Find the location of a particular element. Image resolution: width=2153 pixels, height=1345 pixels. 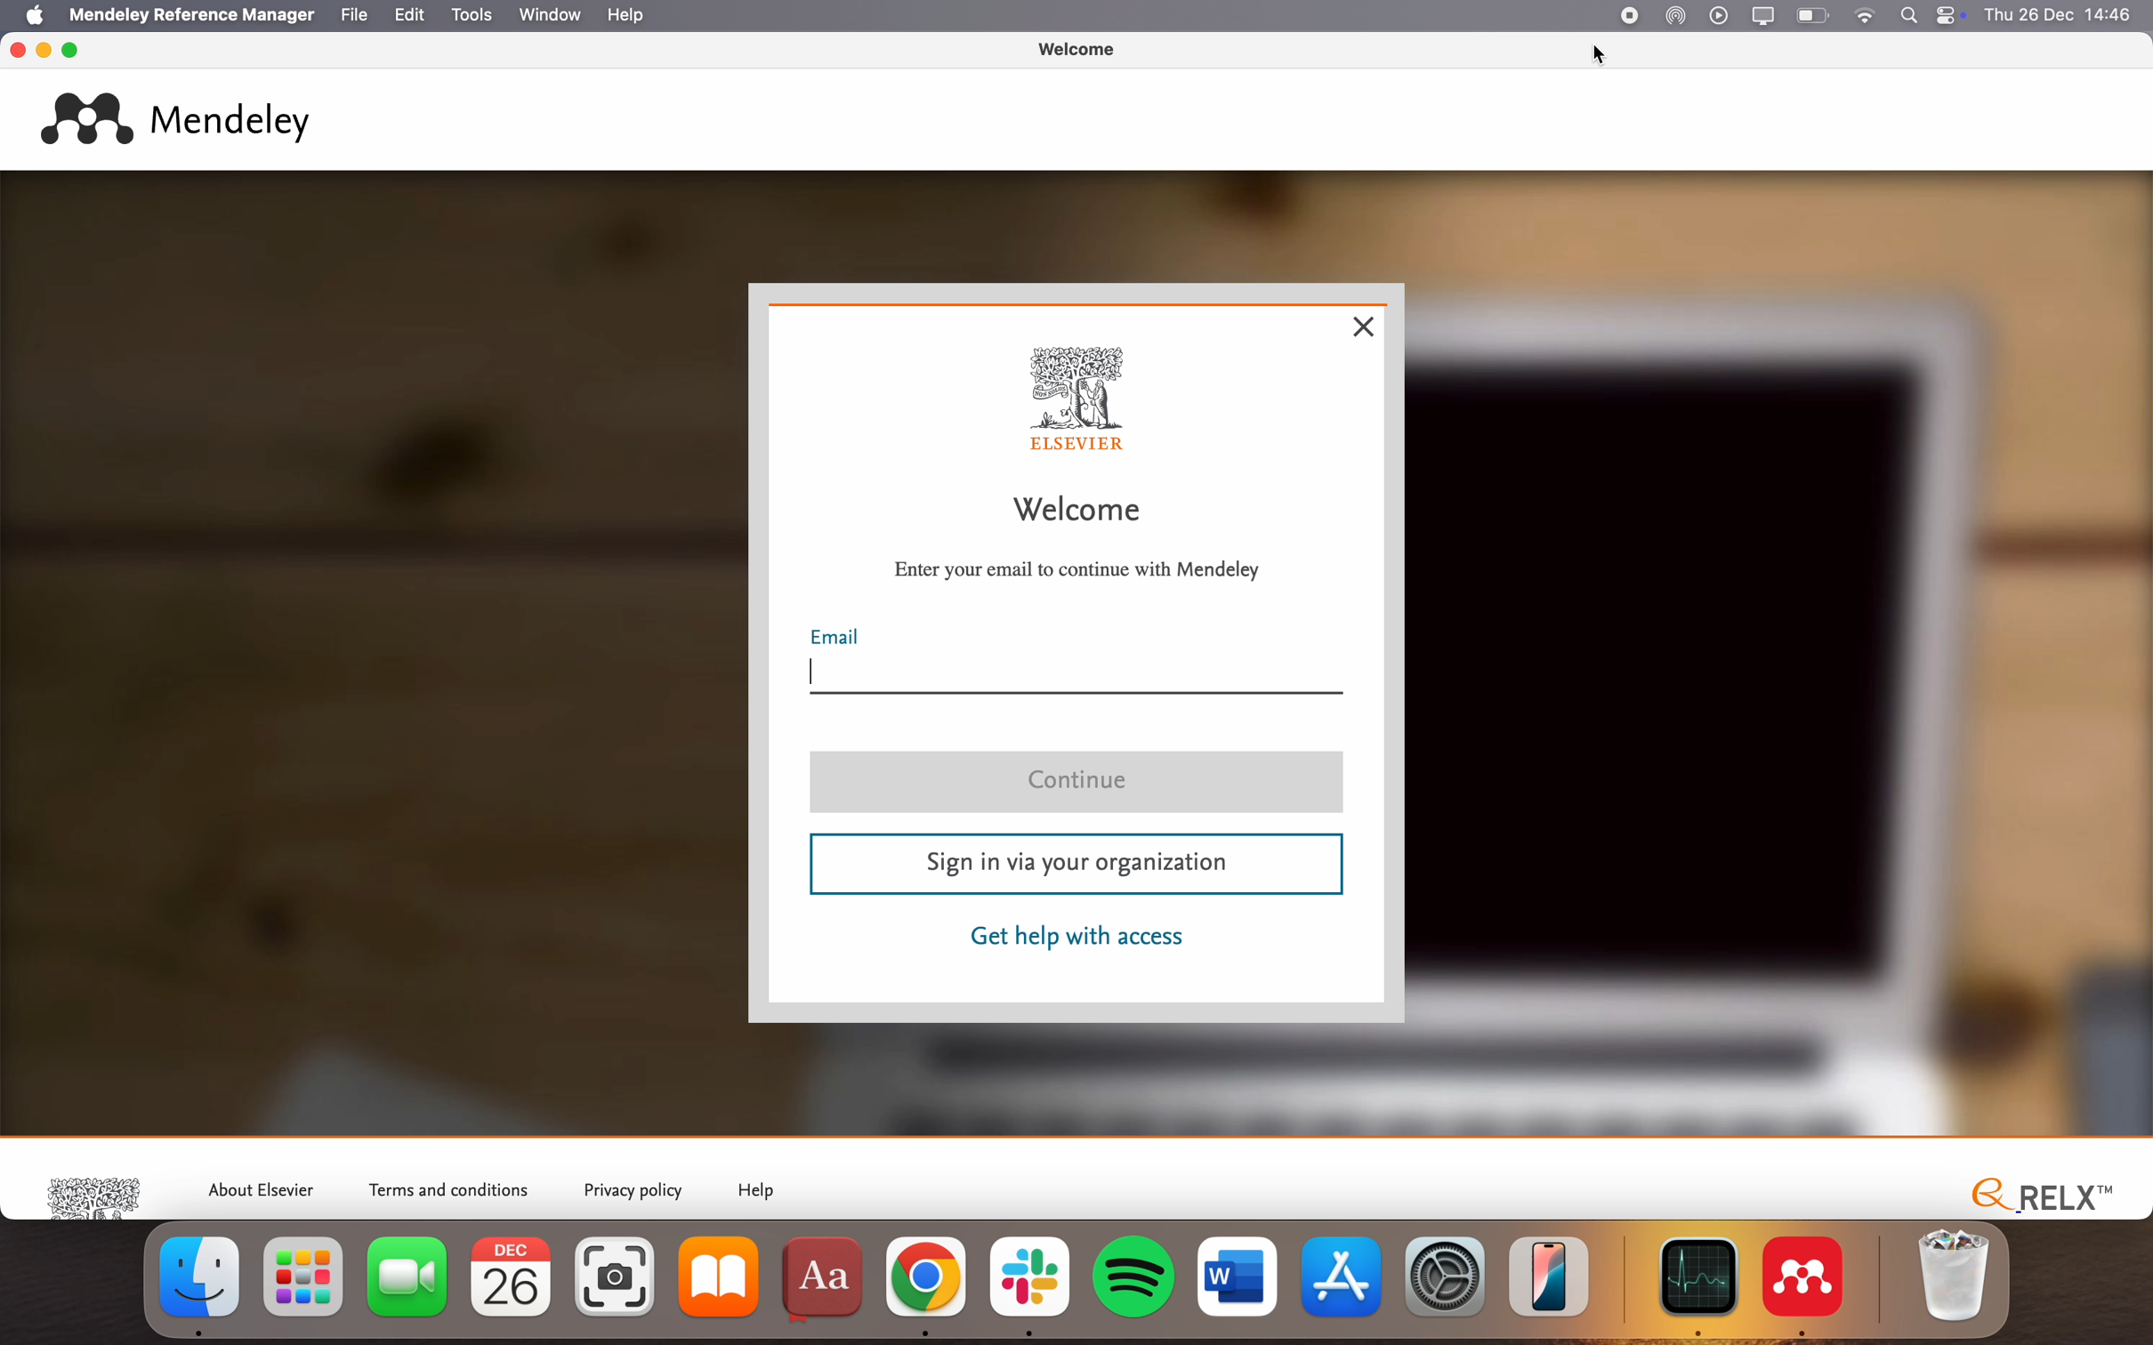

activity monitor is located at coordinates (1701, 1285).